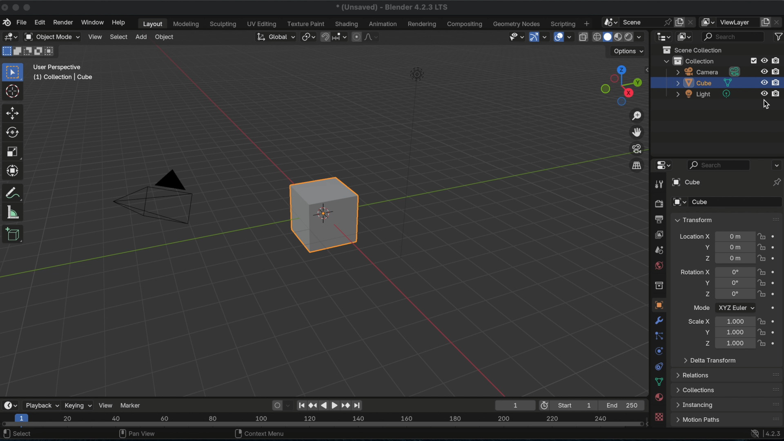 The height and width of the screenshot is (441, 784). What do you see at coordinates (775, 219) in the screenshot?
I see `drag handle` at bounding box center [775, 219].